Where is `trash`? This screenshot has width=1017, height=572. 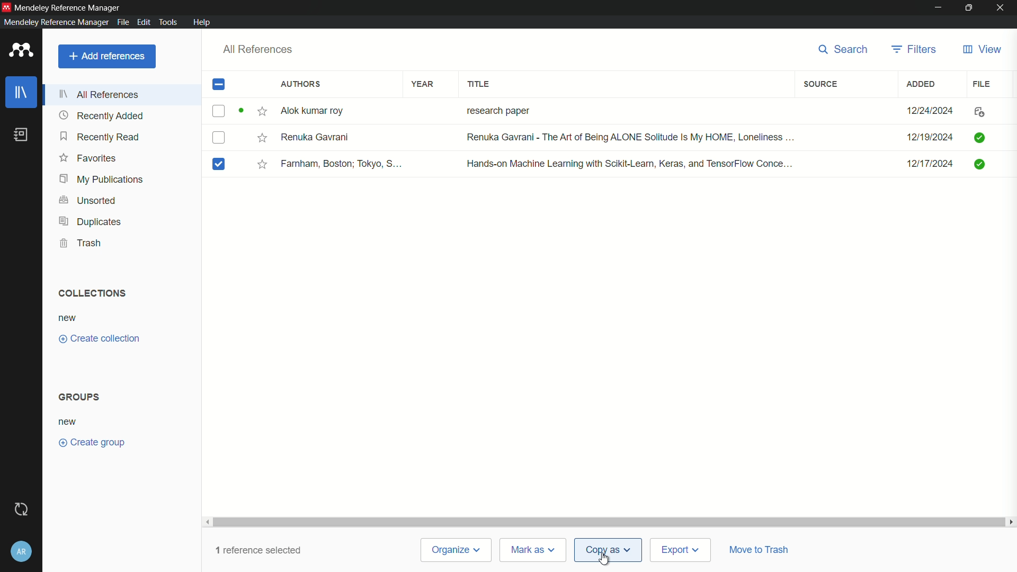 trash is located at coordinates (82, 242).